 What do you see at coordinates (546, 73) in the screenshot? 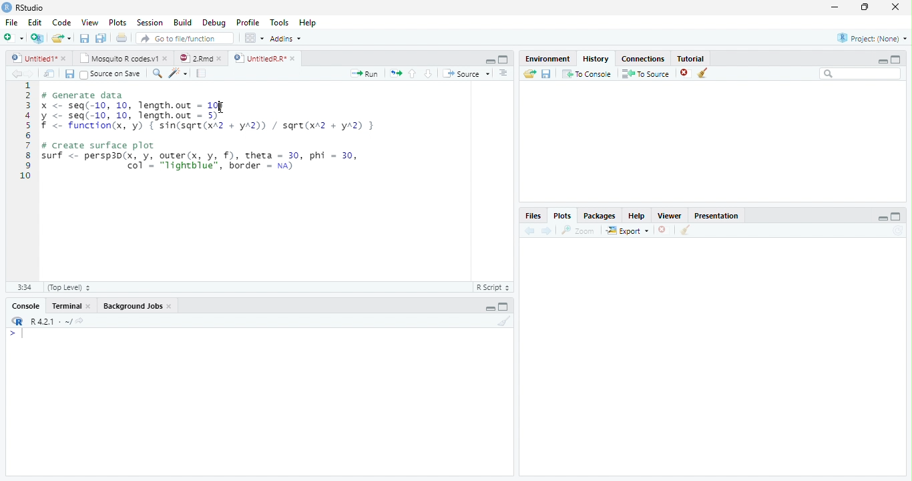
I see `Save history into a file` at bounding box center [546, 73].